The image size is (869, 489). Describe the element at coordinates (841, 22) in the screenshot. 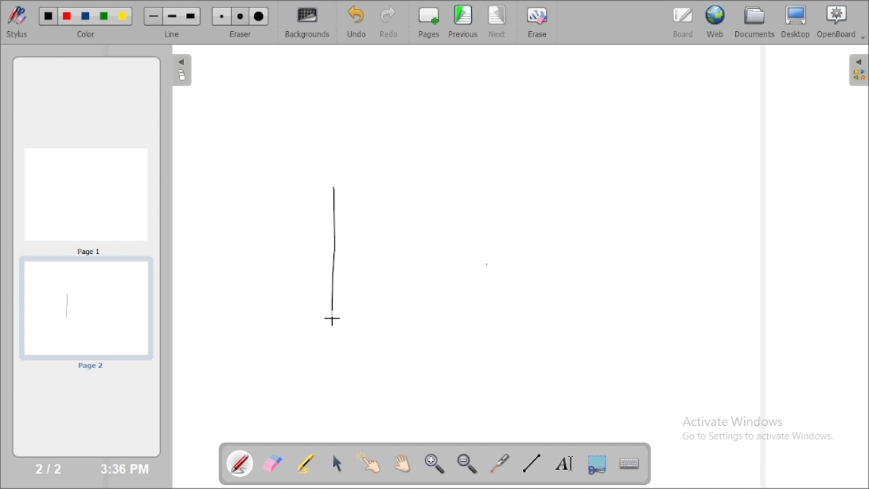

I see `openboard` at that location.